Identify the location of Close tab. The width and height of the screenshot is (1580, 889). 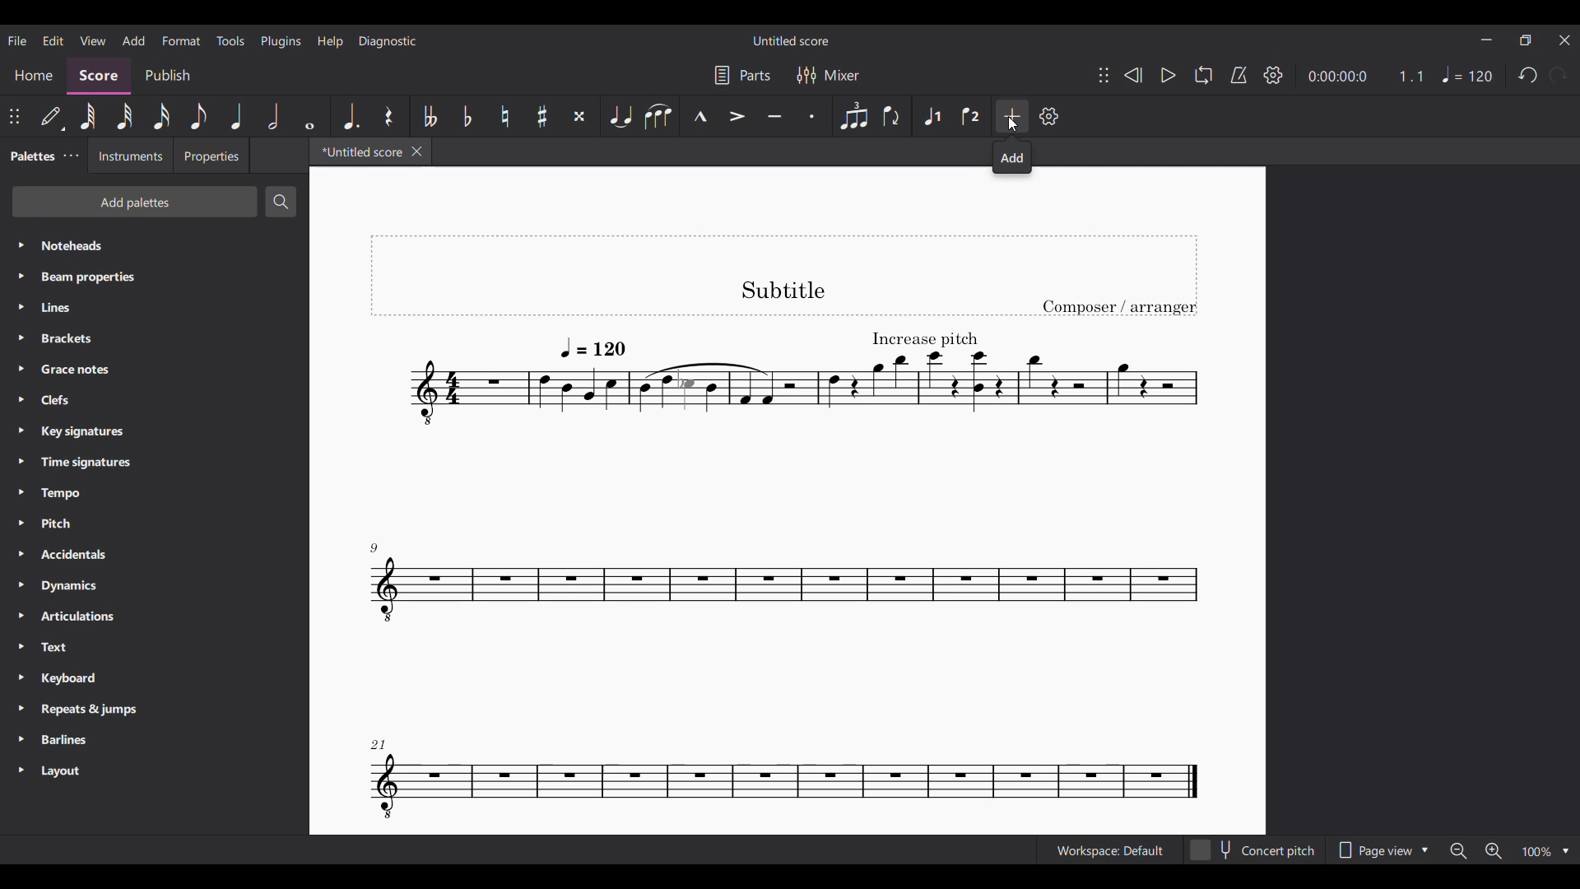
(416, 151).